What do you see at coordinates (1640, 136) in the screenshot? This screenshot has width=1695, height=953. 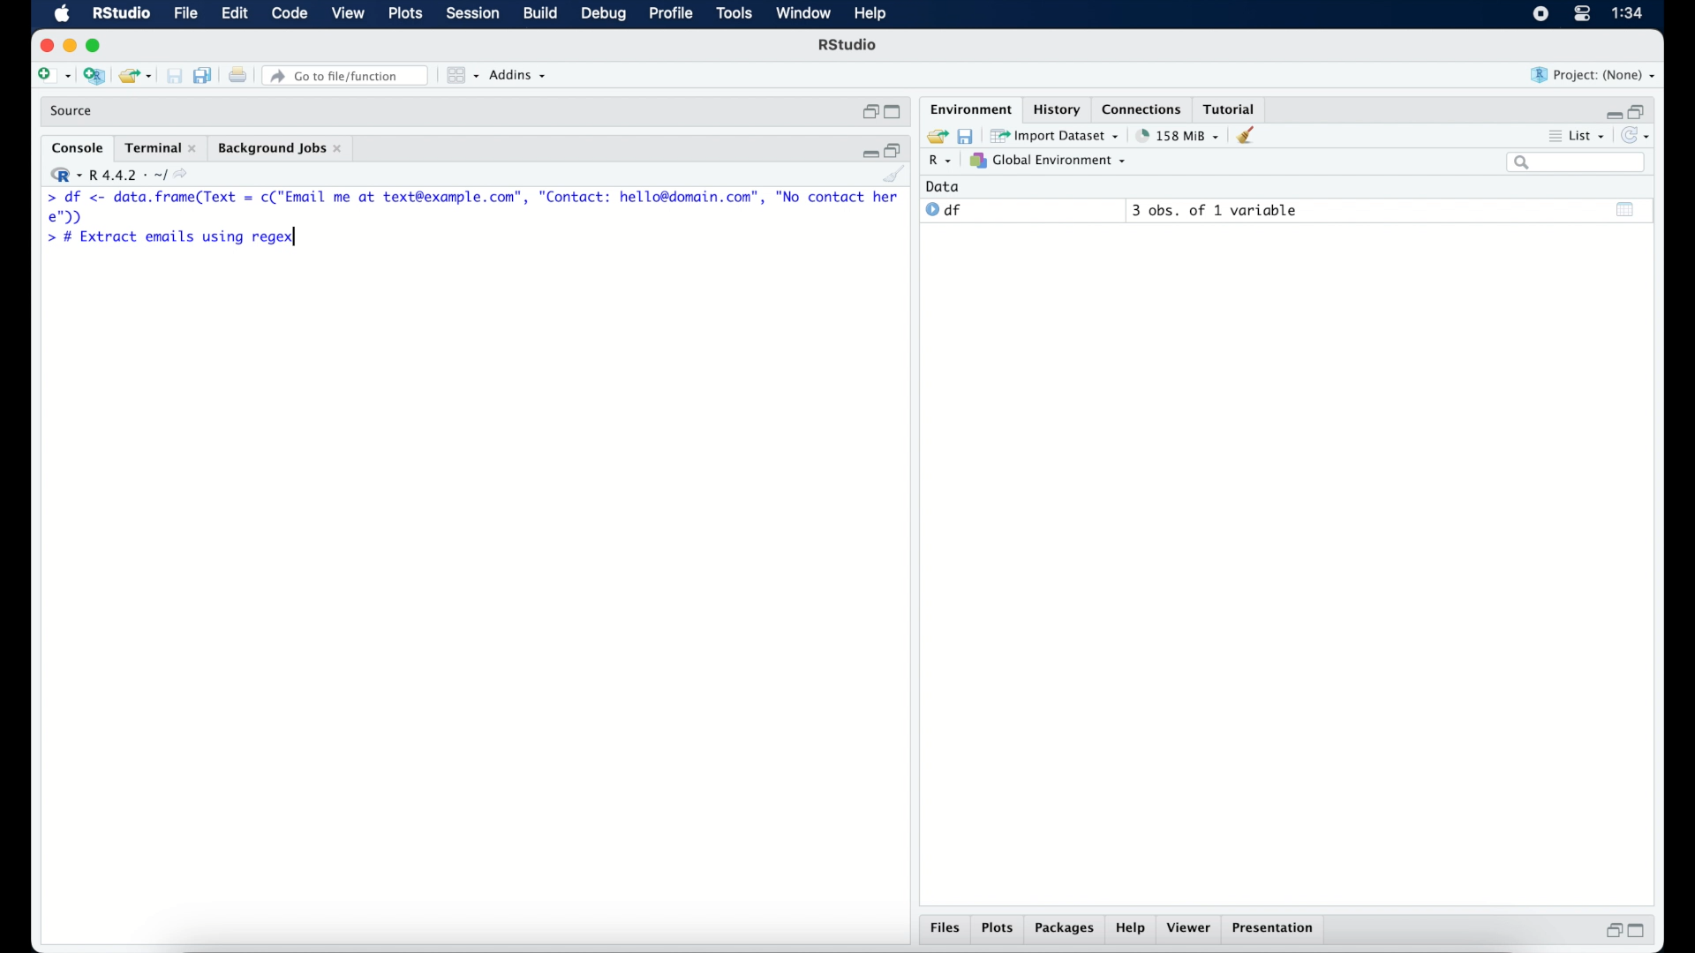 I see `refresh` at bounding box center [1640, 136].